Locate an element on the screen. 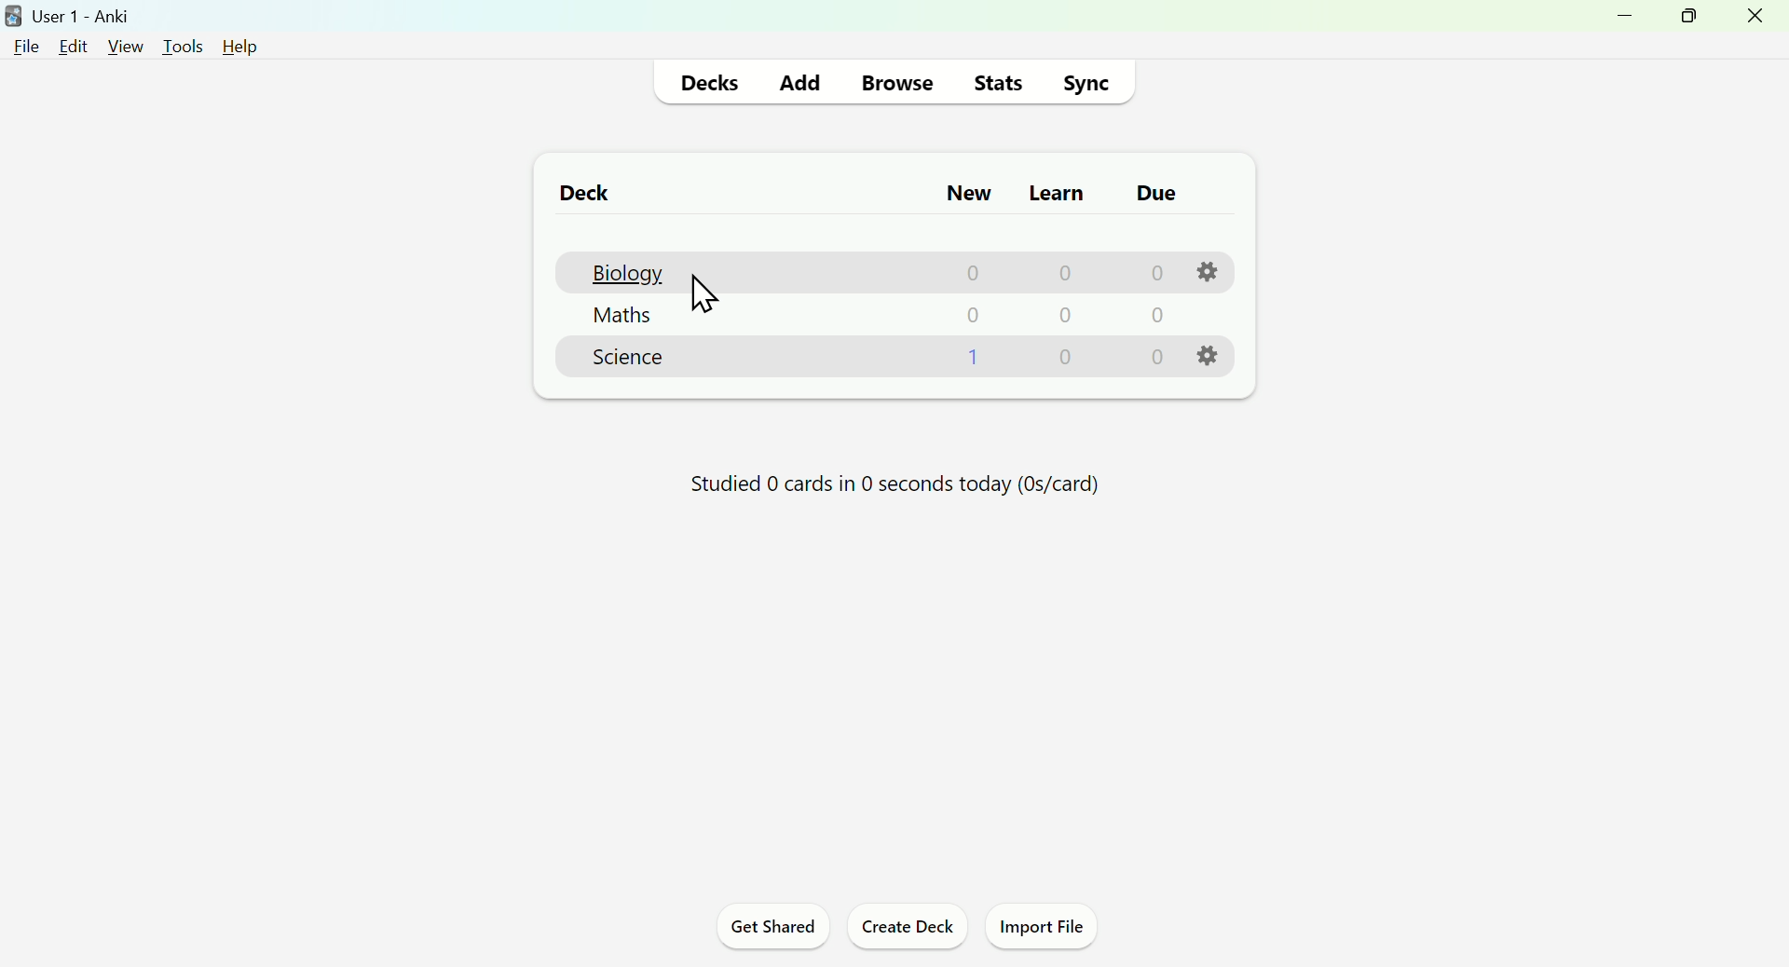  Science is located at coordinates (626, 361).